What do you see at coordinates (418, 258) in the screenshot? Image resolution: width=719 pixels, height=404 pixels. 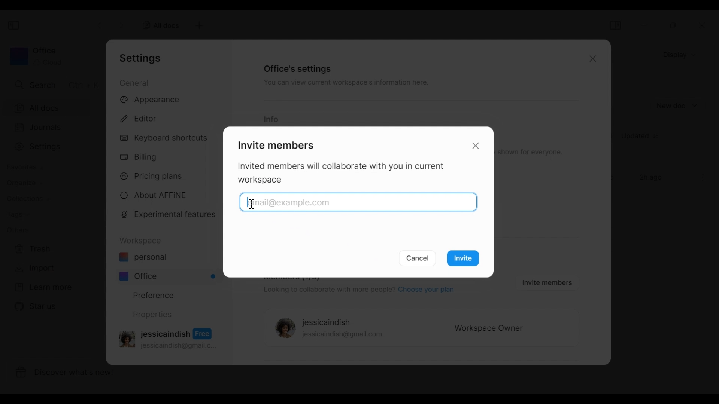 I see `cancel` at bounding box center [418, 258].